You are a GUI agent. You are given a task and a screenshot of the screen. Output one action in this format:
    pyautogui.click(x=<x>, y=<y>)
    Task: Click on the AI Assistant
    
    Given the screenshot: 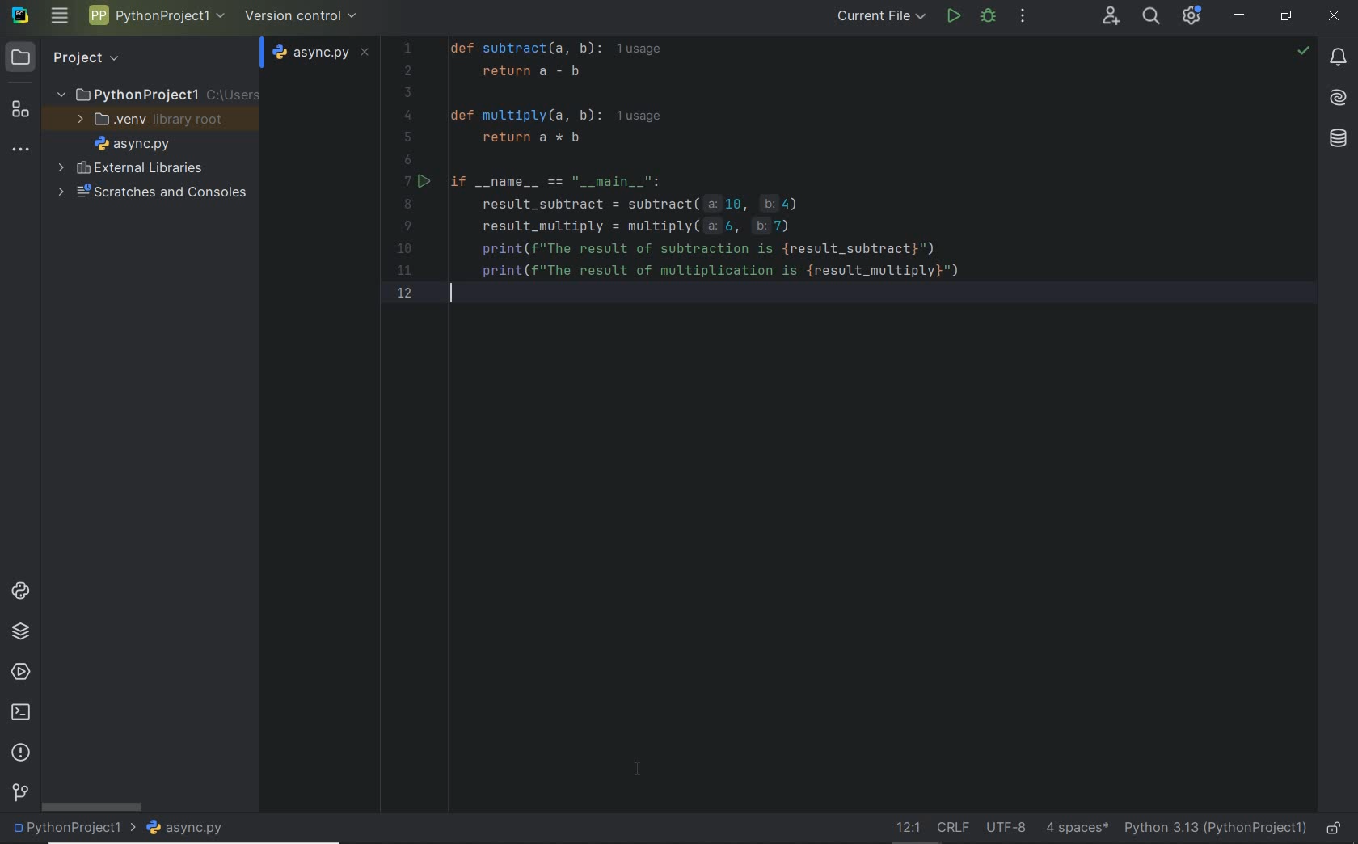 What is the action you would take?
    pyautogui.click(x=1334, y=98)
    